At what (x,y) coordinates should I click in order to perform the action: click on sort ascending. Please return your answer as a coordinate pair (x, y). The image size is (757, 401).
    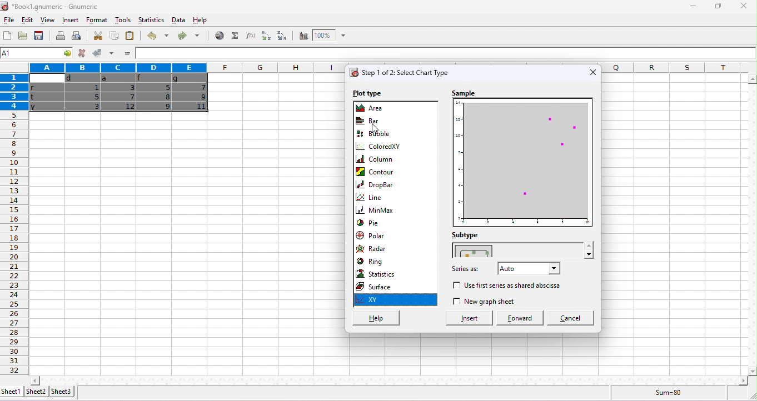
    Looking at the image, I should click on (265, 36).